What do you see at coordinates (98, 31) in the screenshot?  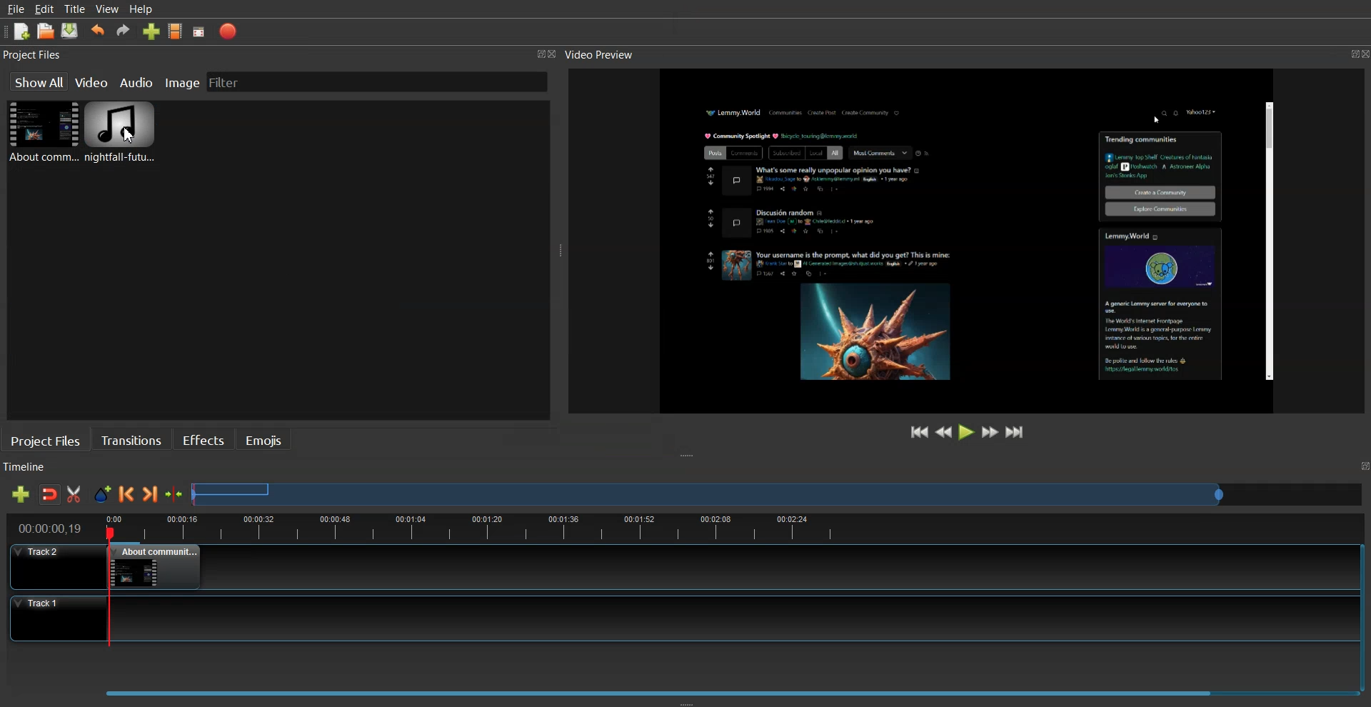 I see `Undo` at bounding box center [98, 31].